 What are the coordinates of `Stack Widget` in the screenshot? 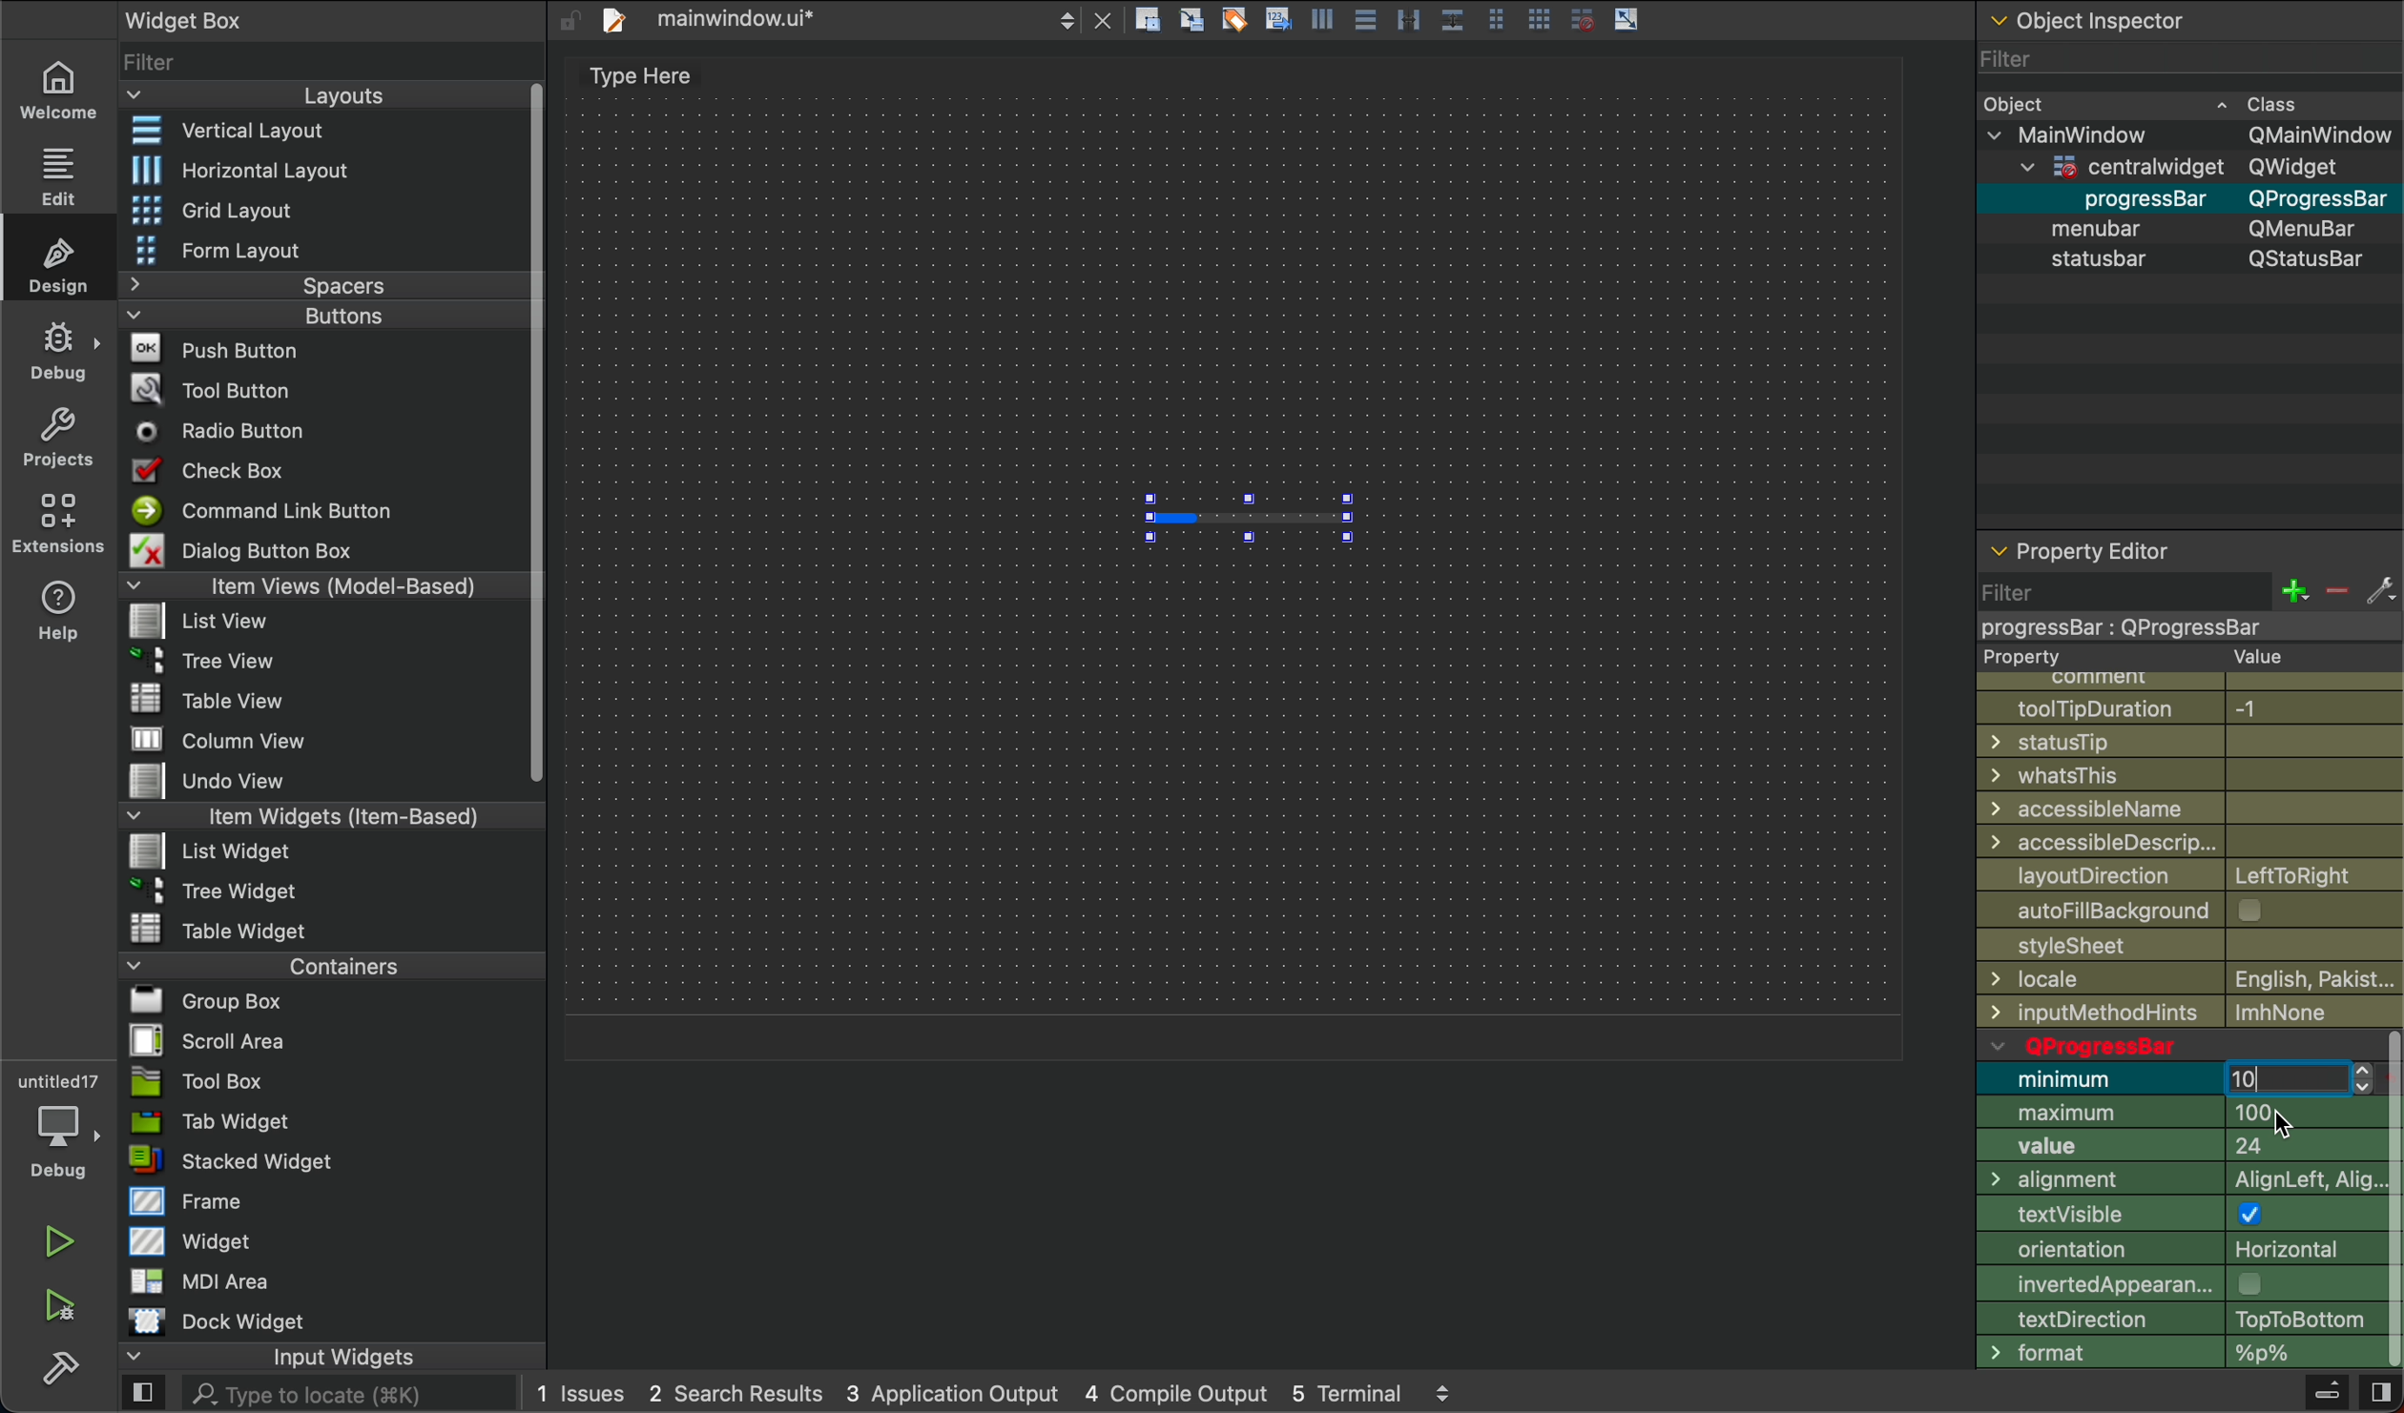 It's located at (298, 1161).